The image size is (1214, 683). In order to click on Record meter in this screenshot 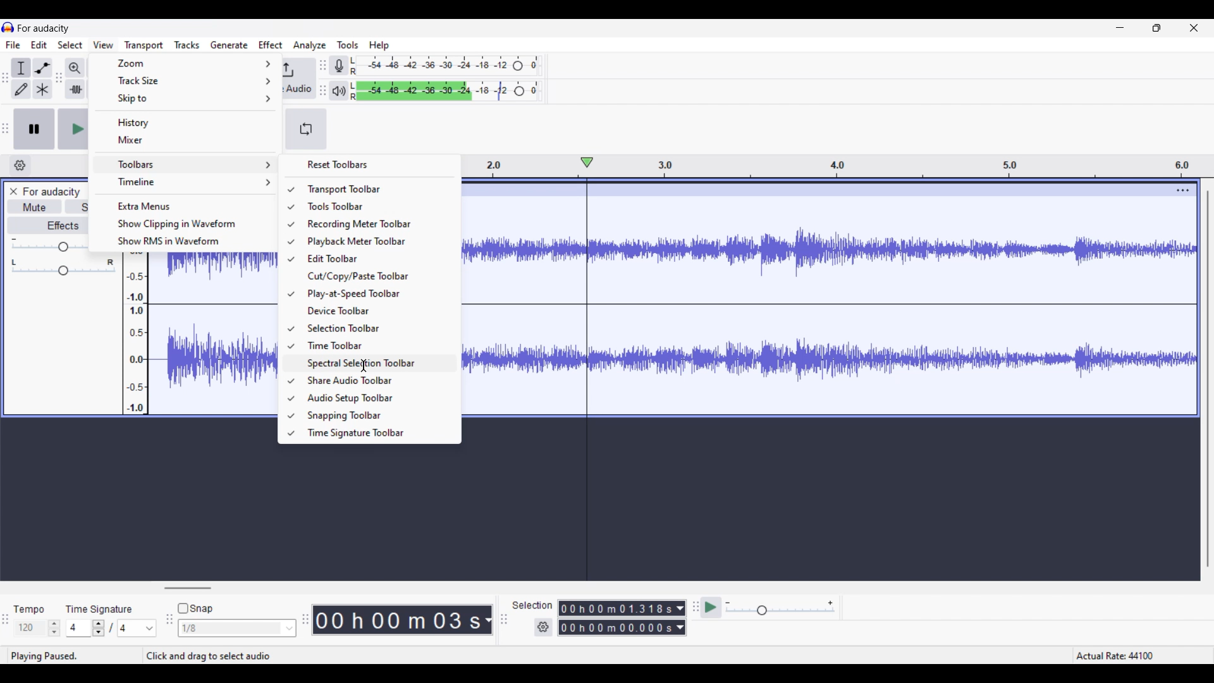, I will do `click(338, 65)`.